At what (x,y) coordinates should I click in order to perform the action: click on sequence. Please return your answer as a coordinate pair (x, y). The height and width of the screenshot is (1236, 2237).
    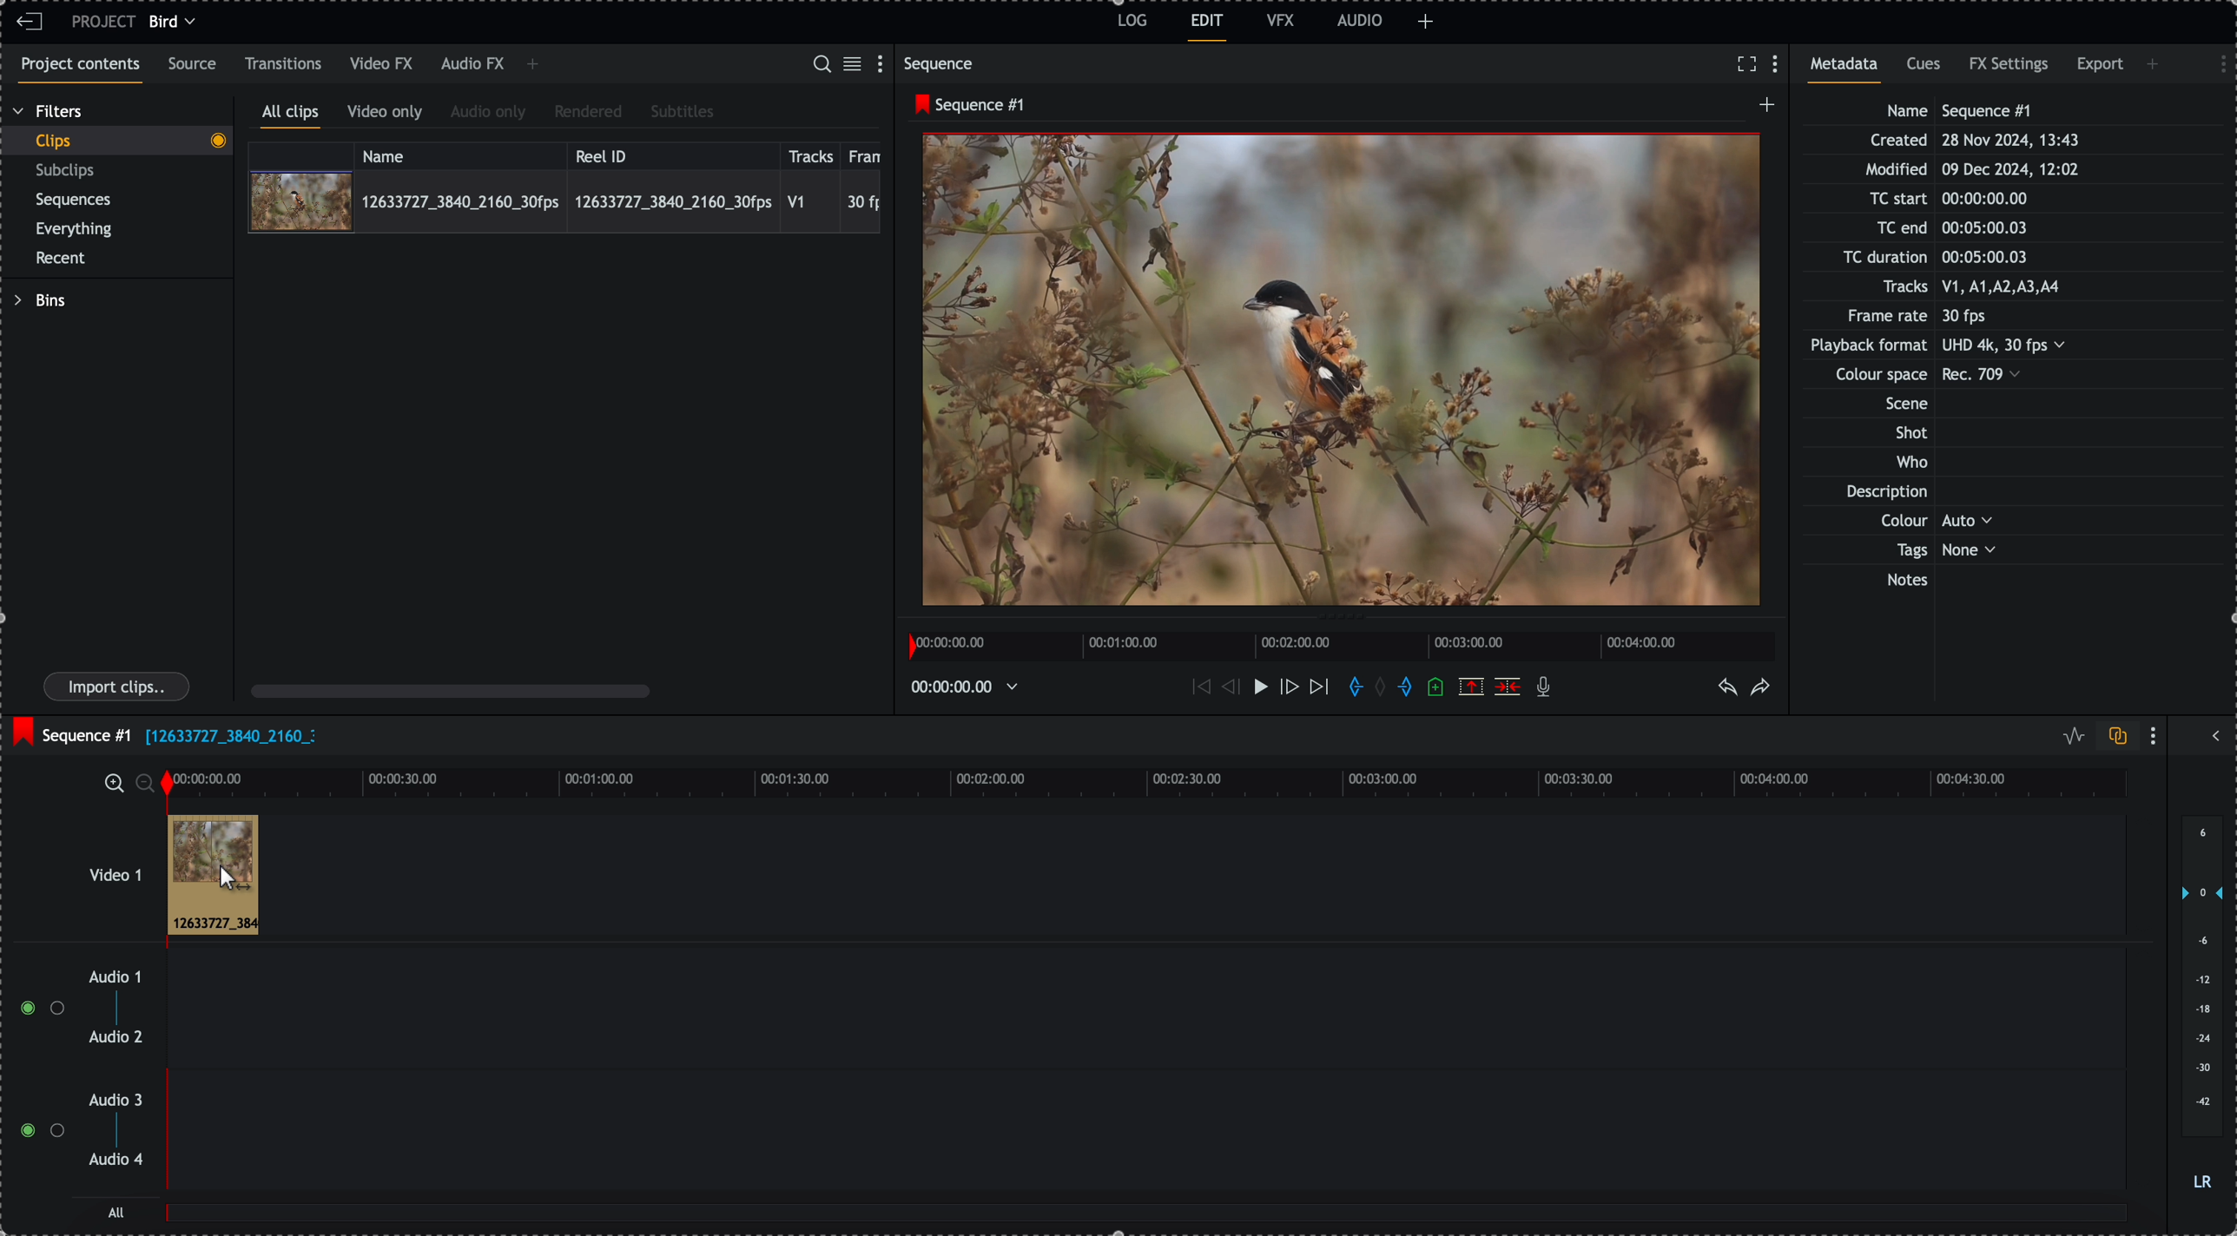
    Looking at the image, I should click on (942, 63).